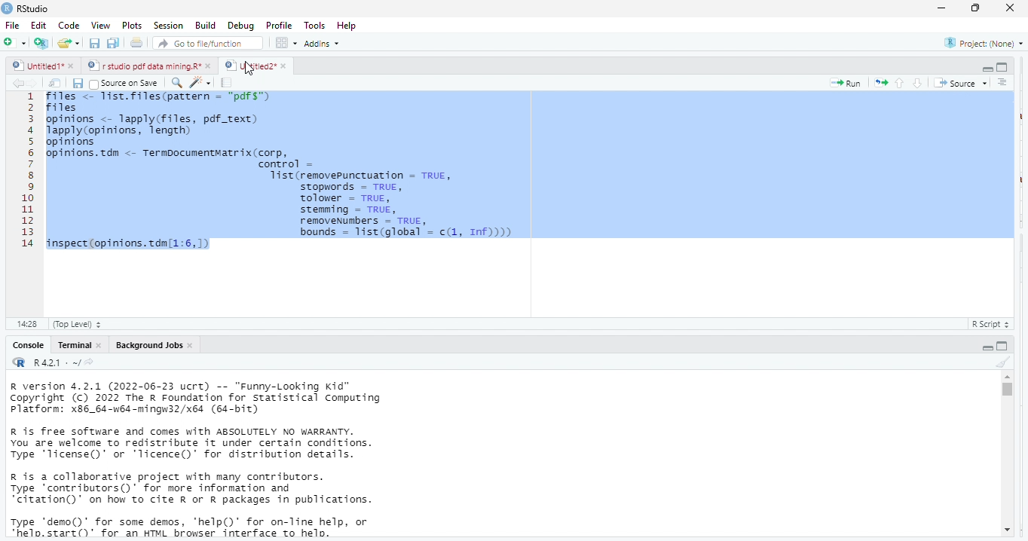 The width and height of the screenshot is (1028, 541). I want to click on hide r script, so click(987, 69).